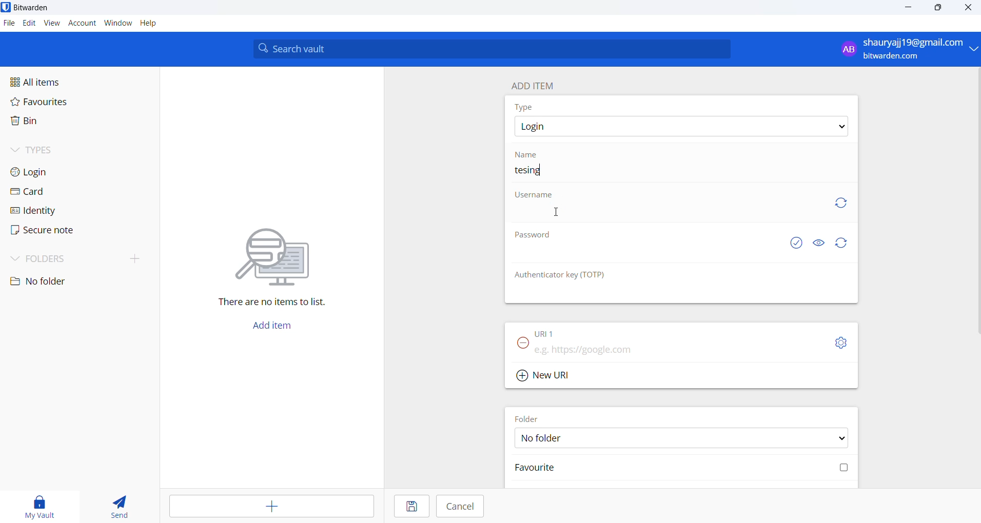  I want to click on cancel, so click(460, 506).